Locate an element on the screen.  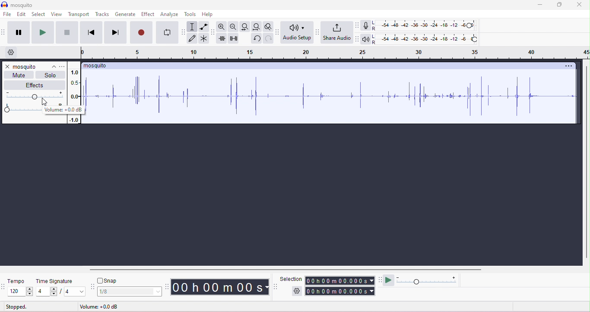
edit is located at coordinates (20, 14).